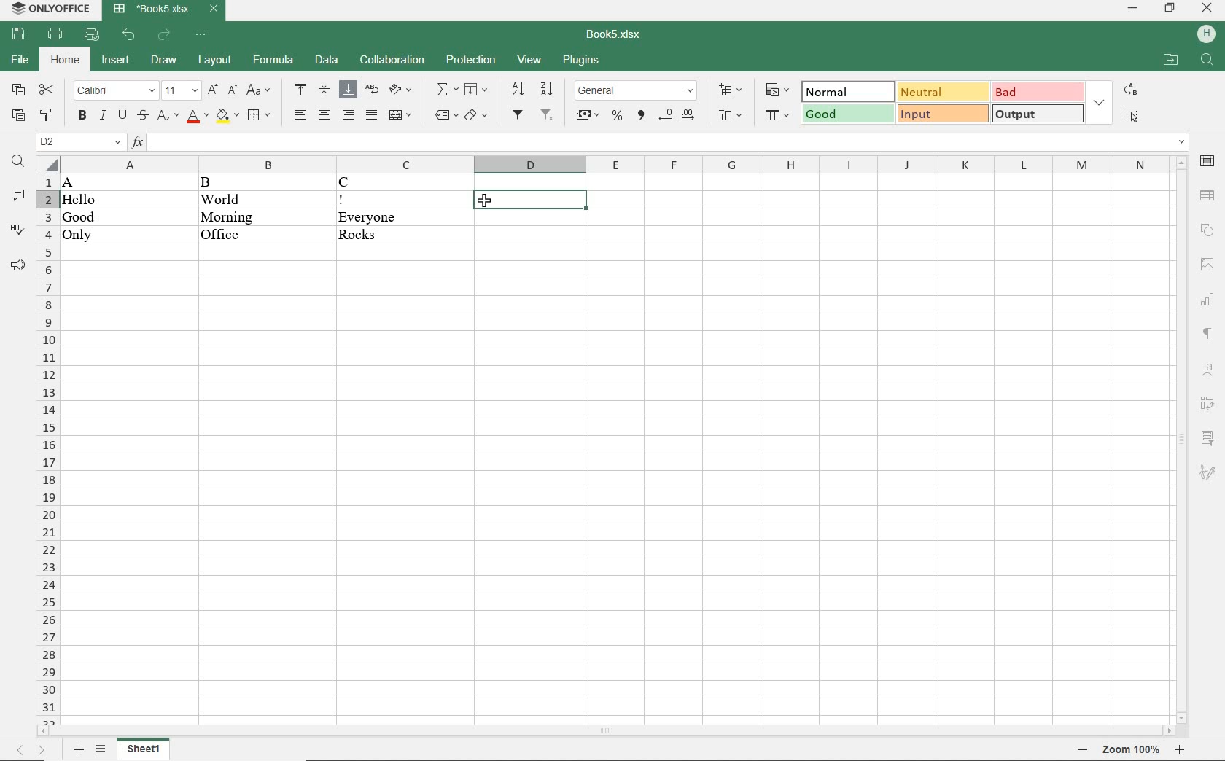  Describe the element at coordinates (1036, 115) in the screenshot. I see `output` at that location.